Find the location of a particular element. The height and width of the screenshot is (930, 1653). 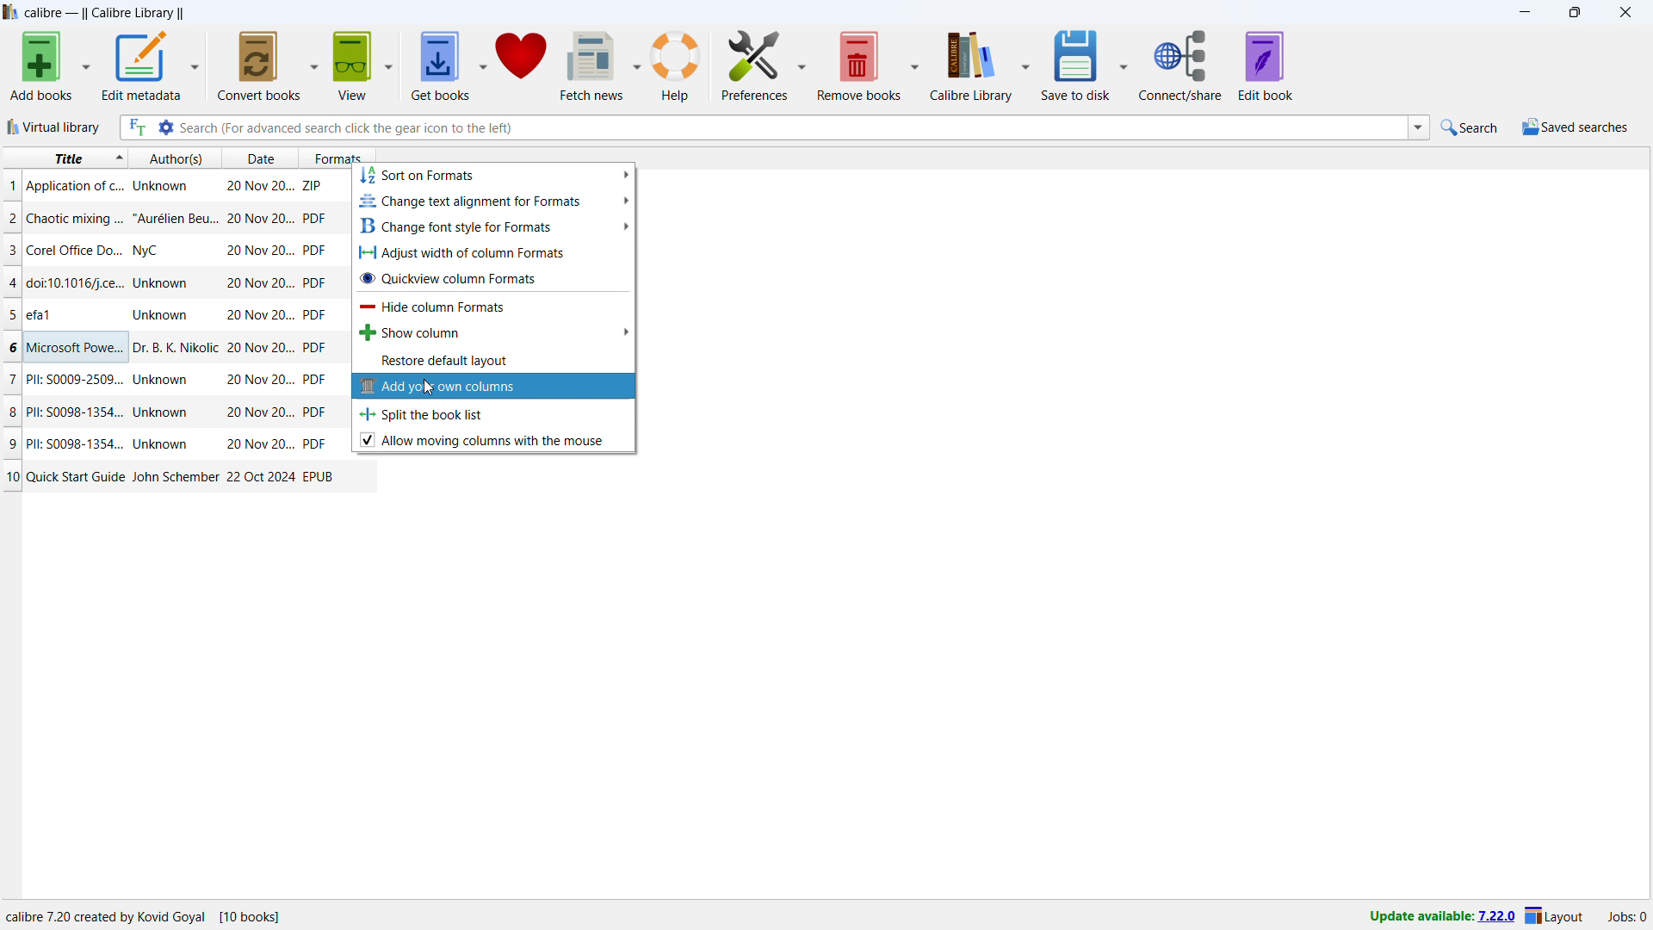

title is located at coordinates (75, 443).